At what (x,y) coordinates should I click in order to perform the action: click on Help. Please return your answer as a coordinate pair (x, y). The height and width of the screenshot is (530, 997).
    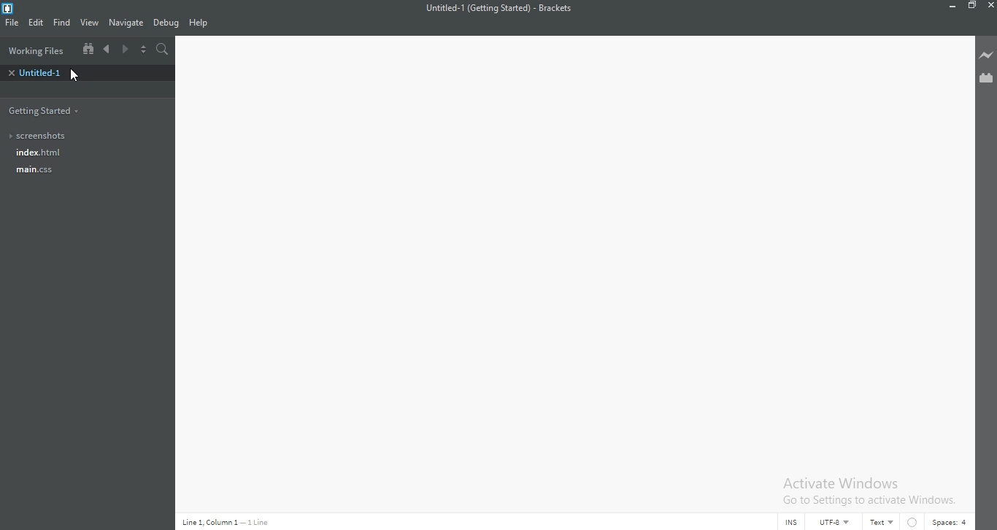
    Looking at the image, I should click on (201, 24).